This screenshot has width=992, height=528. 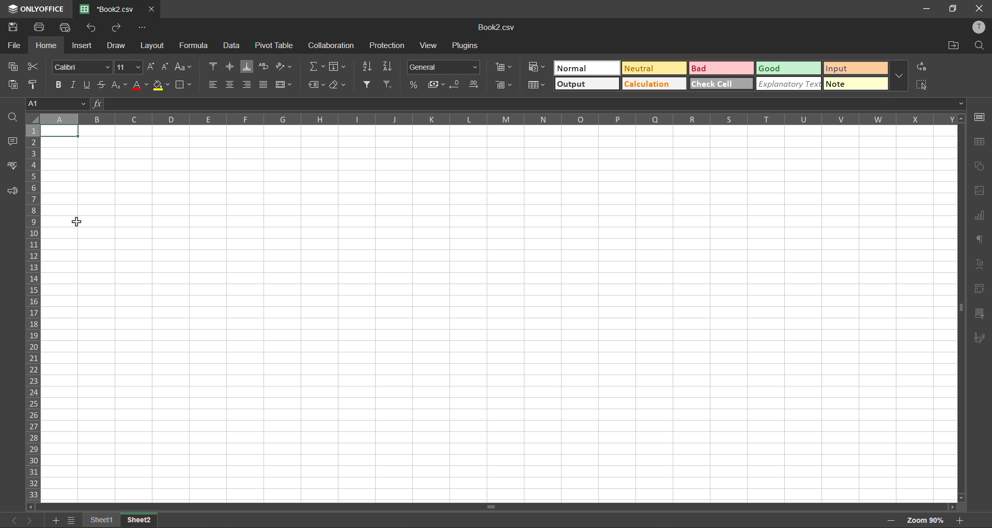 I want to click on note, so click(x=856, y=84).